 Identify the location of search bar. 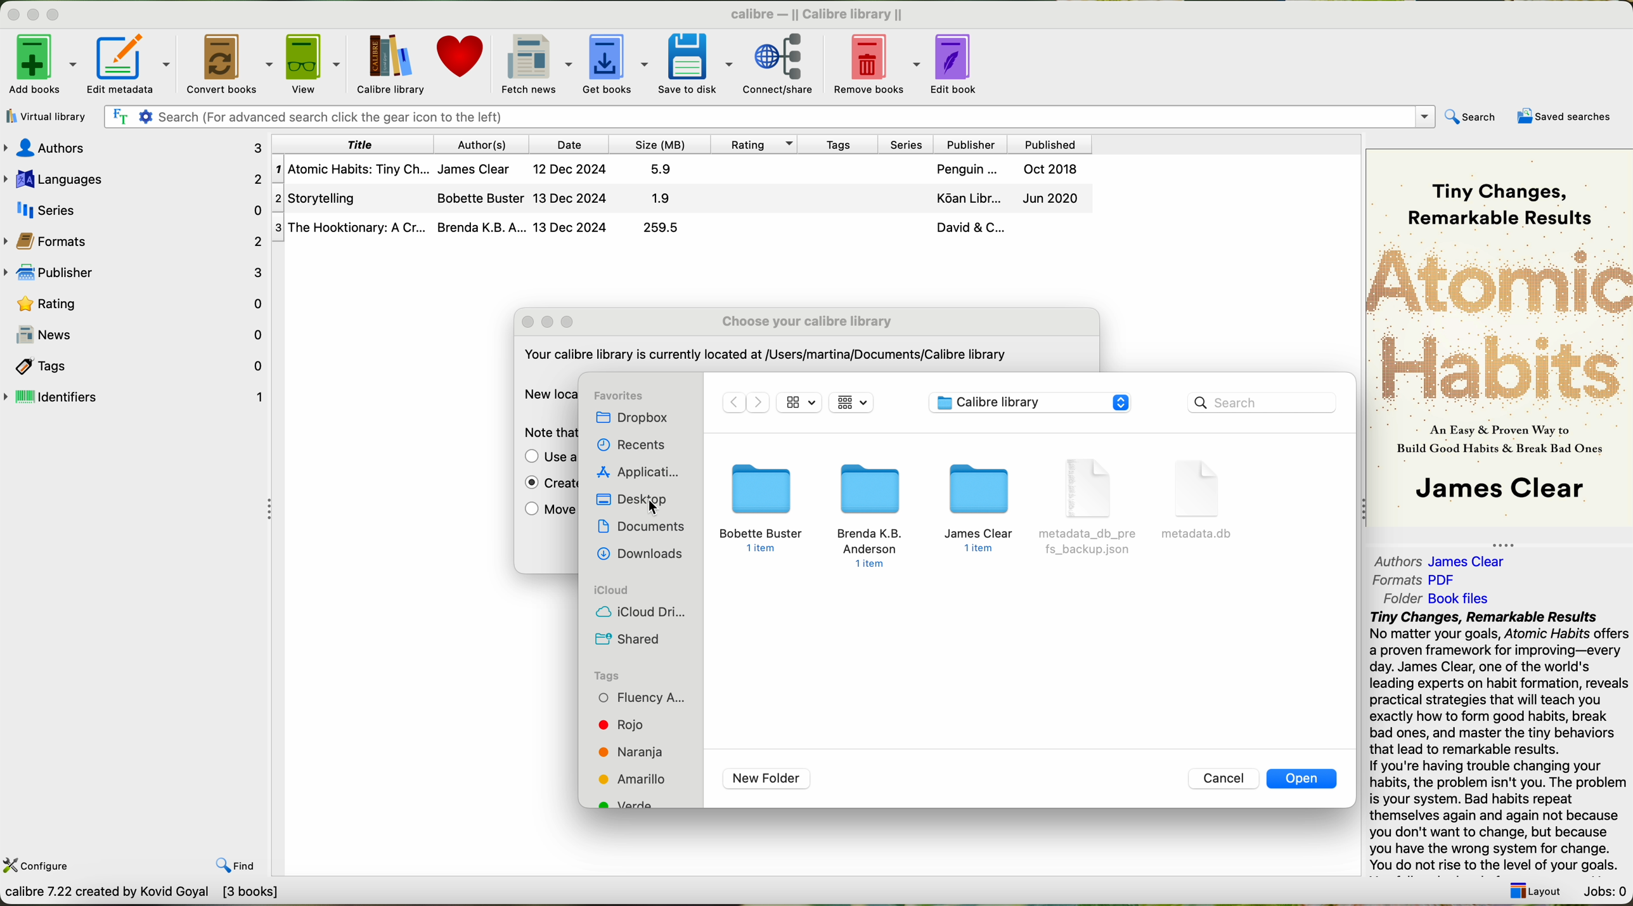
(1260, 402).